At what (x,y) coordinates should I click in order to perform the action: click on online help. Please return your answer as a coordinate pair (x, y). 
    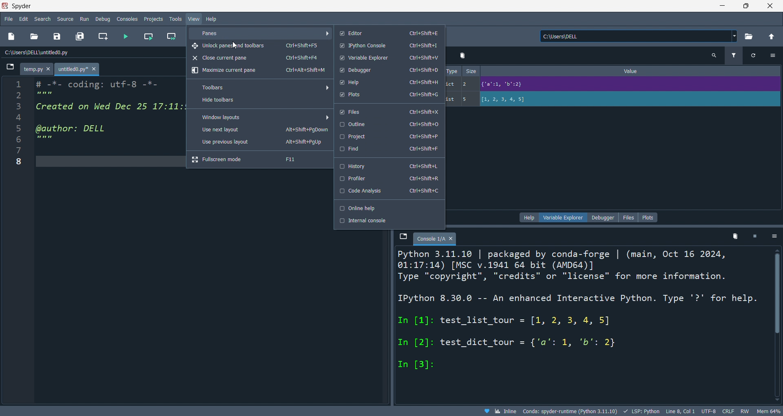
    Looking at the image, I should click on (389, 208).